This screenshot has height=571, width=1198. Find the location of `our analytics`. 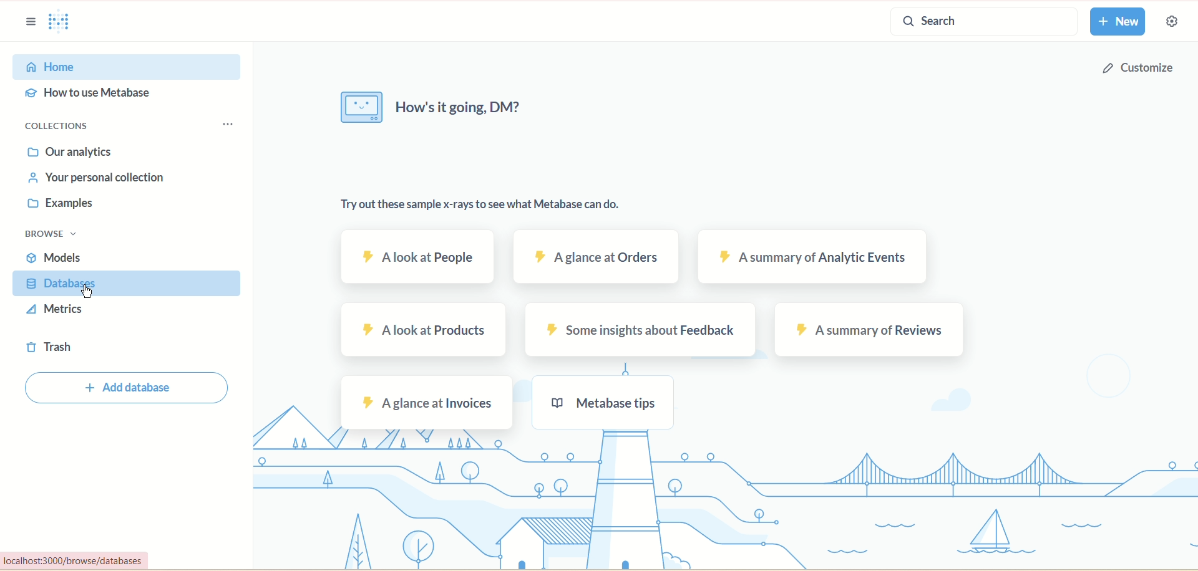

our analytics is located at coordinates (70, 151).